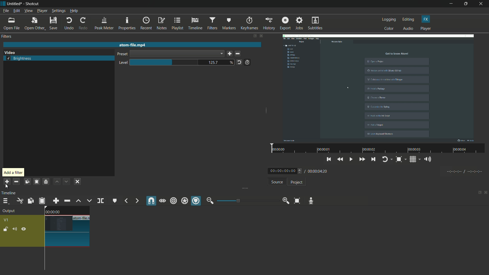 This screenshot has width=489, height=275. What do you see at coordinates (213, 63) in the screenshot?
I see `125.7` at bounding box center [213, 63].